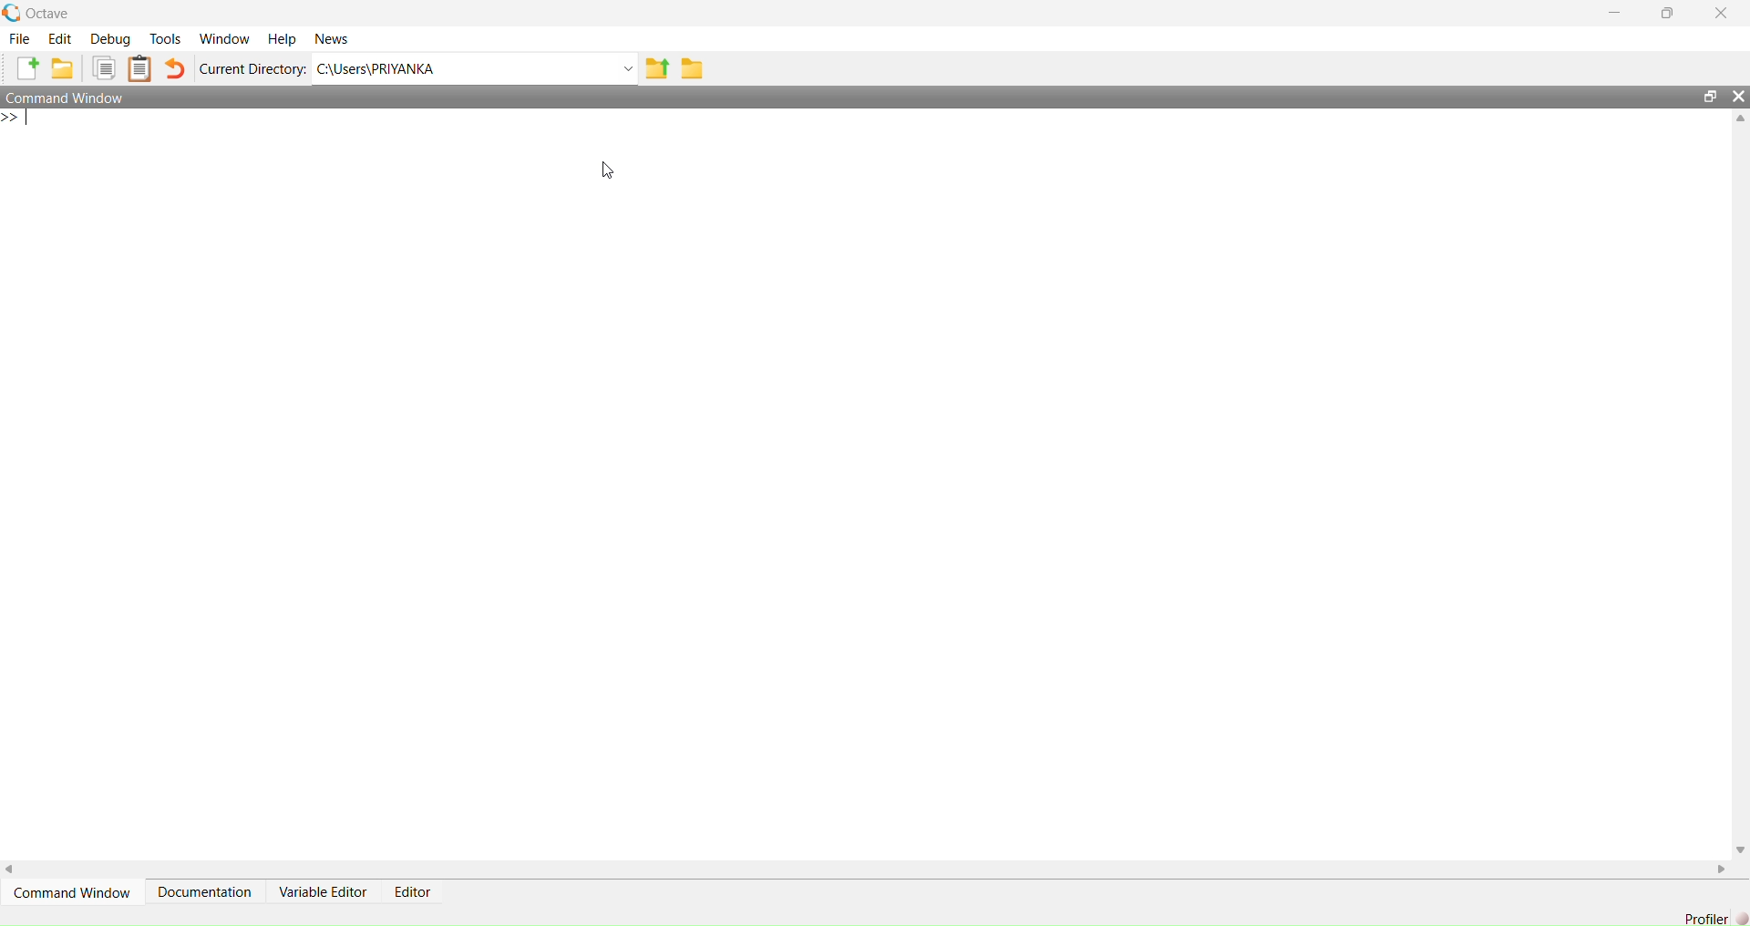 This screenshot has height=926, width=1750. Describe the element at coordinates (1738, 119) in the screenshot. I see `Up` at that location.